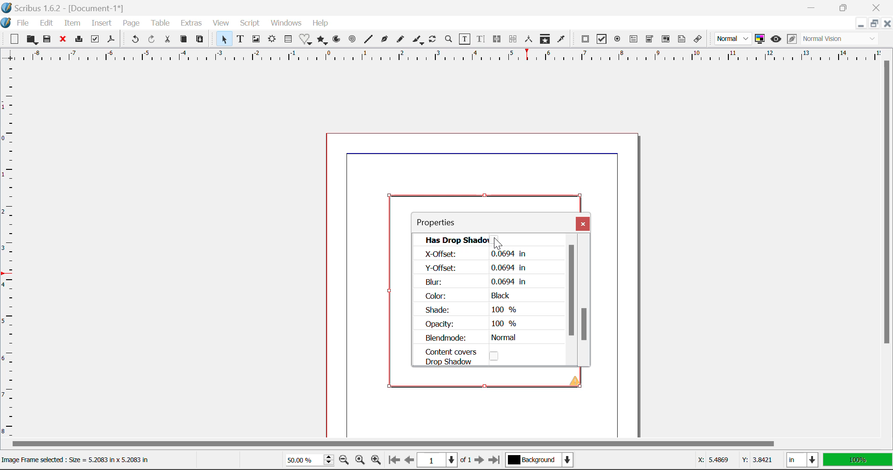 Image resolution: width=893 pixels, height=470 pixels. I want to click on Normal, so click(733, 39).